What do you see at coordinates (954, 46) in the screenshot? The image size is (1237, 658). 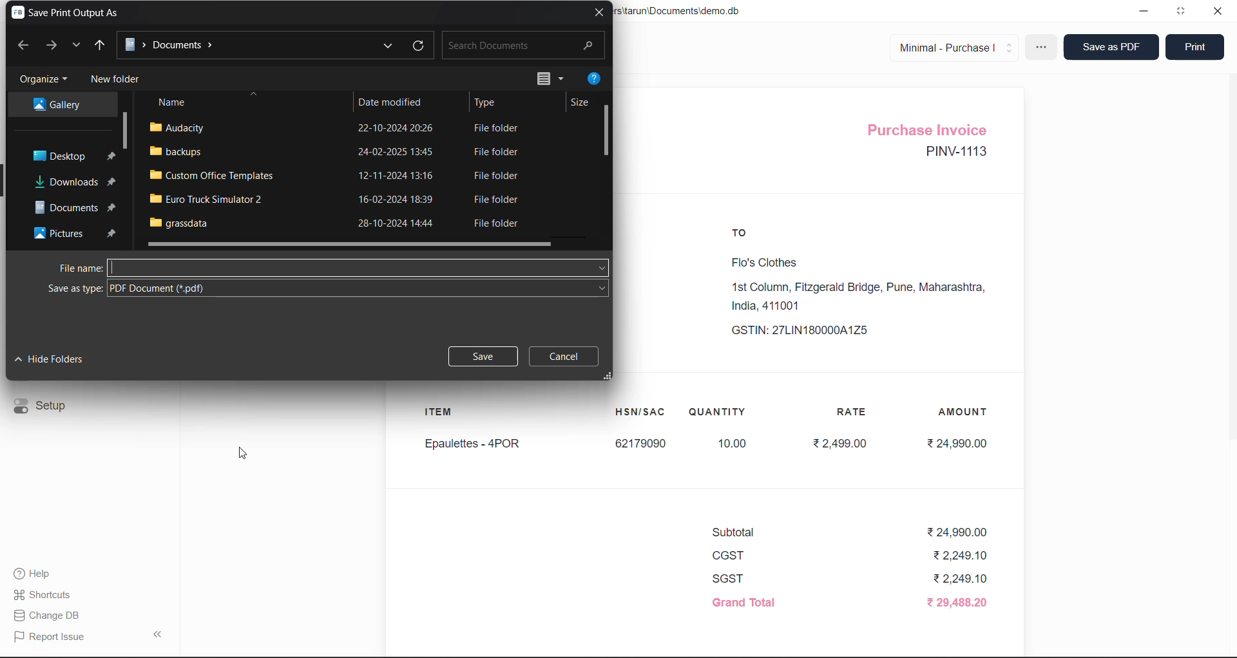 I see `Minimal - Purchase |` at bounding box center [954, 46].